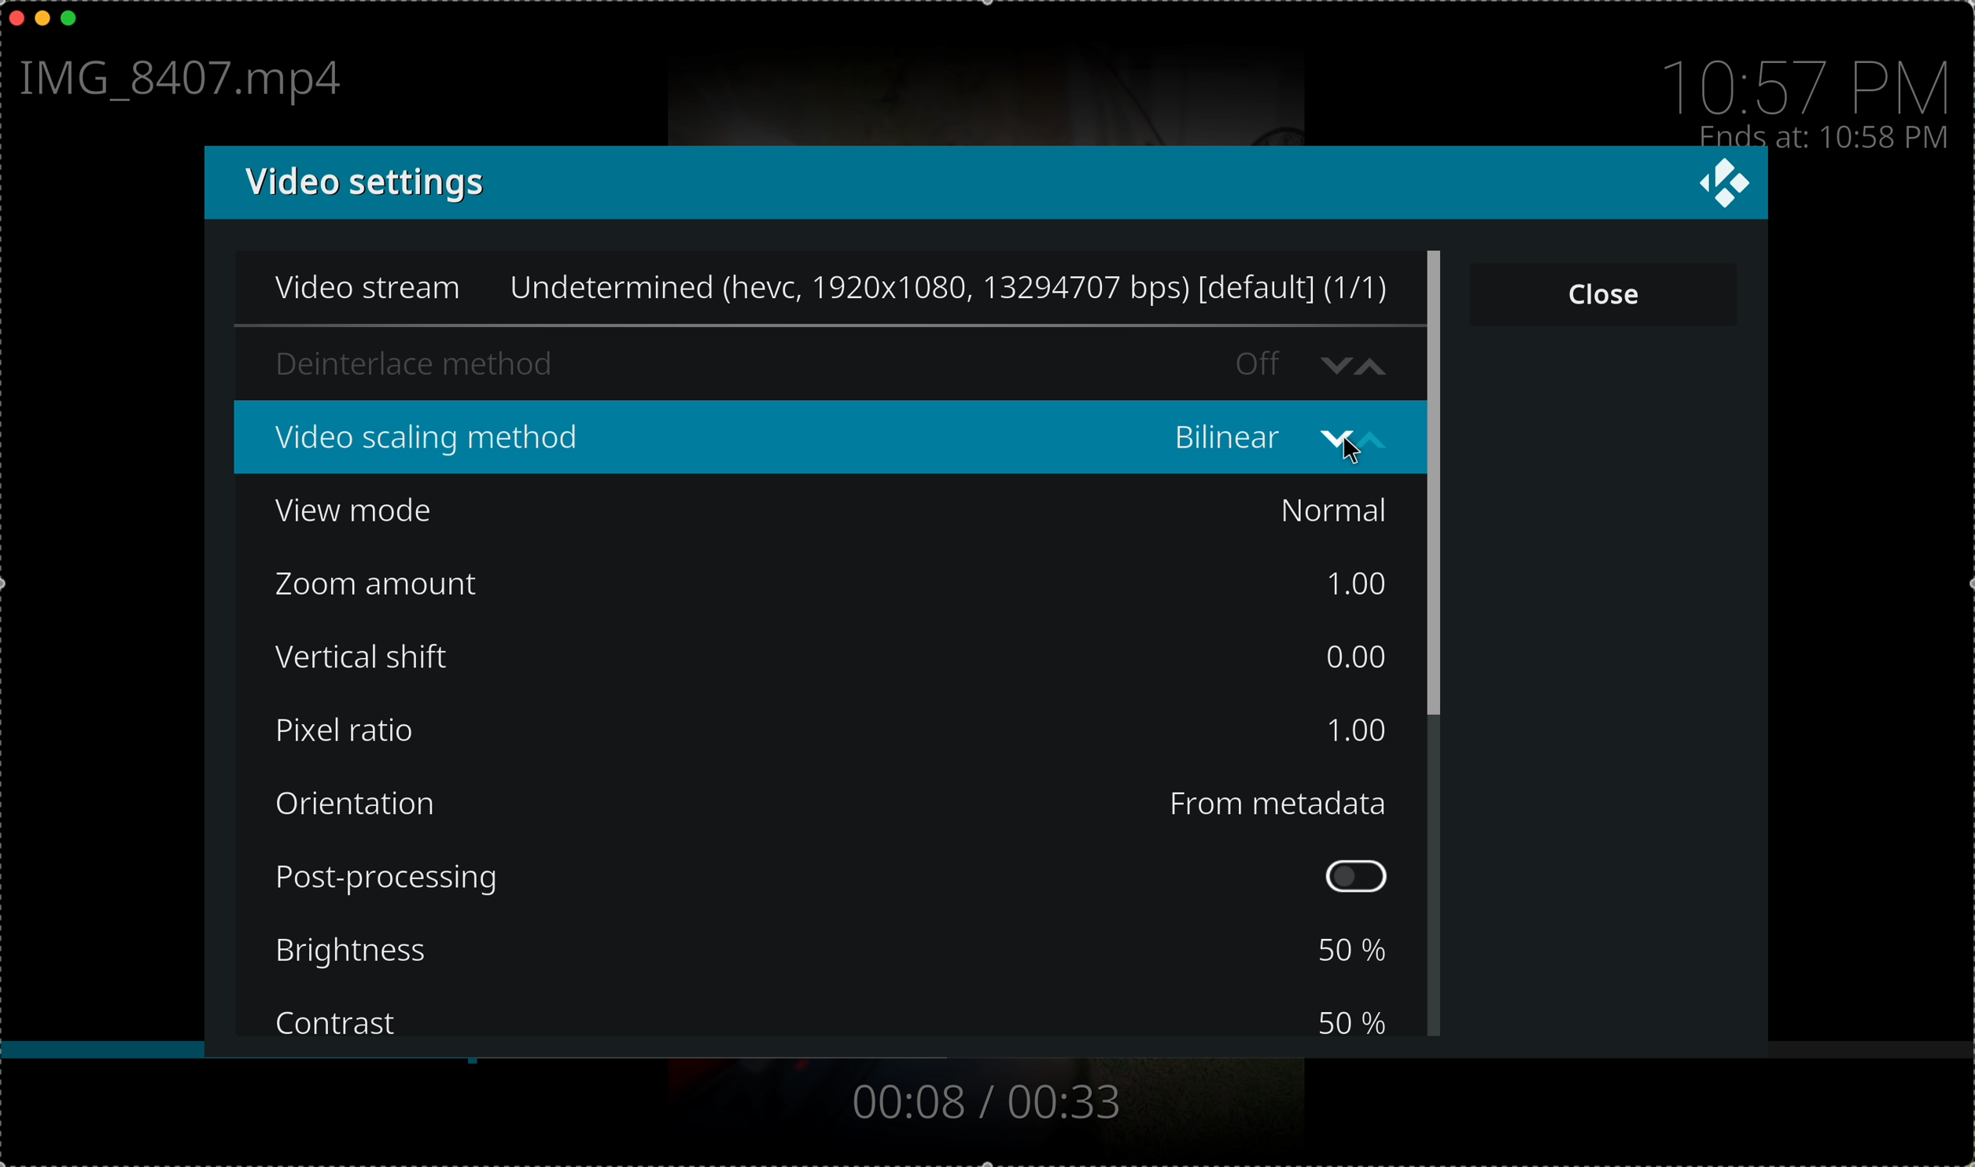 The image size is (1975, 1167). What do you see at coordinates (982, 1102) in the screenshot?
I see `00:08/00:33` at bounding box center [982, 1102].